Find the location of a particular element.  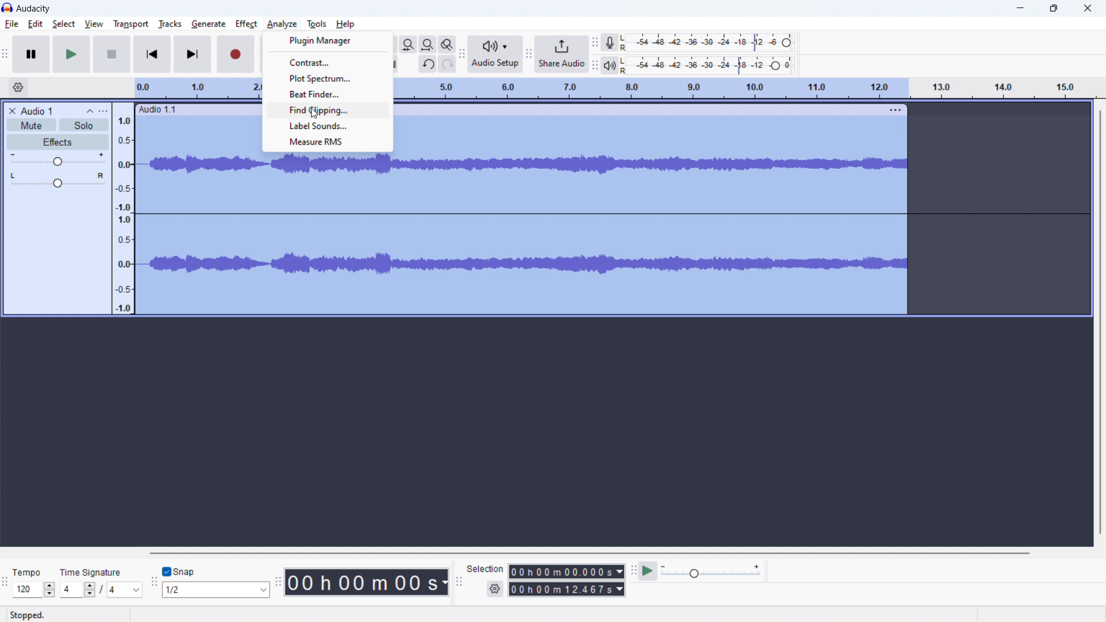

playback level is located at coordinates (707, 66).